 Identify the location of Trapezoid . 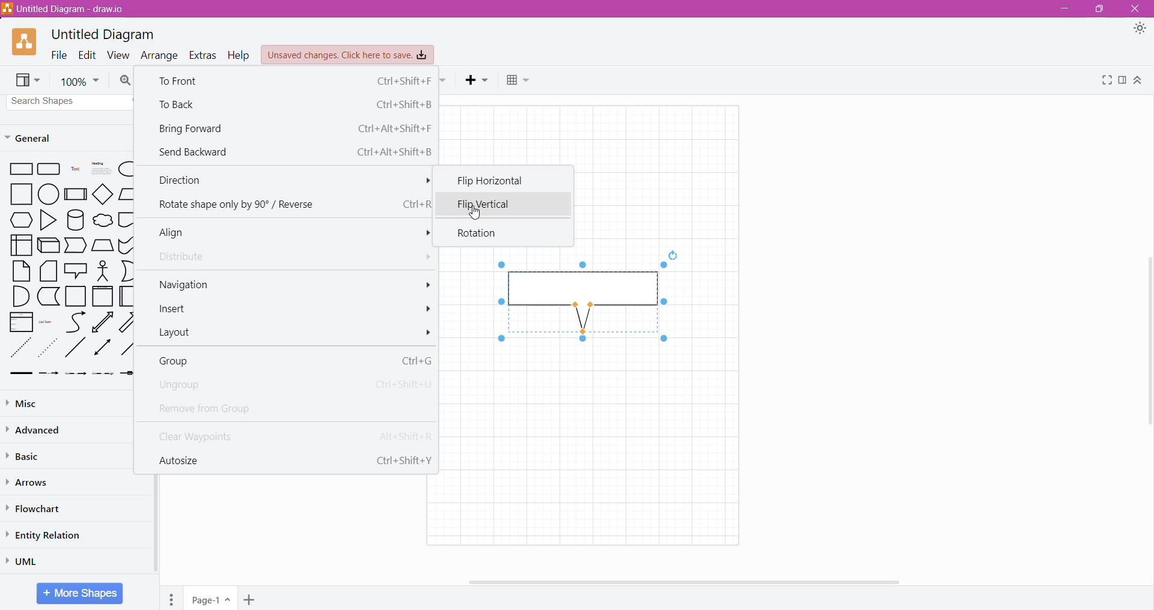
(76, 246).